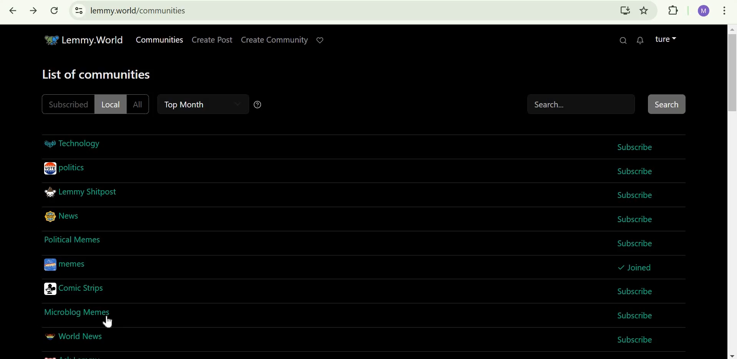 This screenshot has width=737, height=359. What do you see at coordinates (322, 40) in the screenshot?
I see `supoort lemmy` at bounding box center [322, 40].